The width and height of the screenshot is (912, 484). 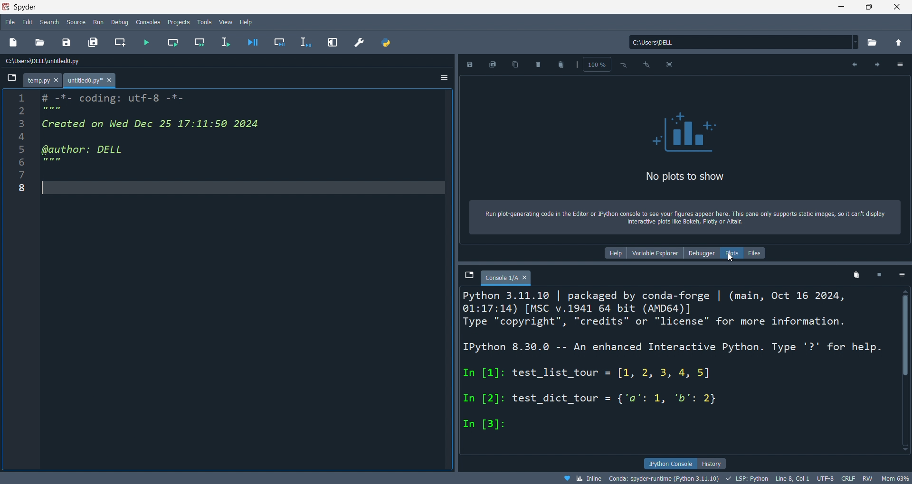 I want to click on preference, so click(x=359, y=42).